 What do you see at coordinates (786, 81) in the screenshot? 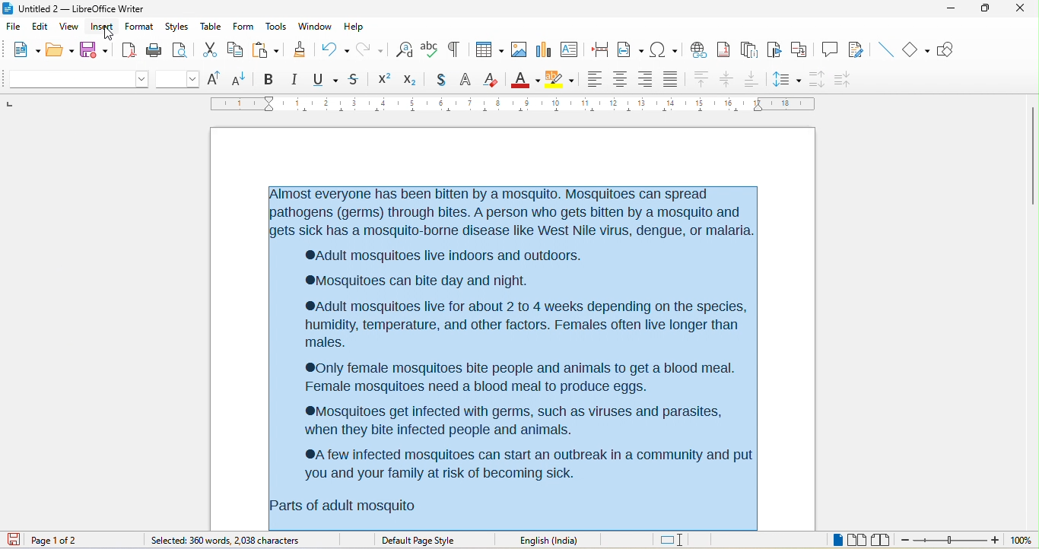
I see `set line spacing` at bounding box center [786, 81].